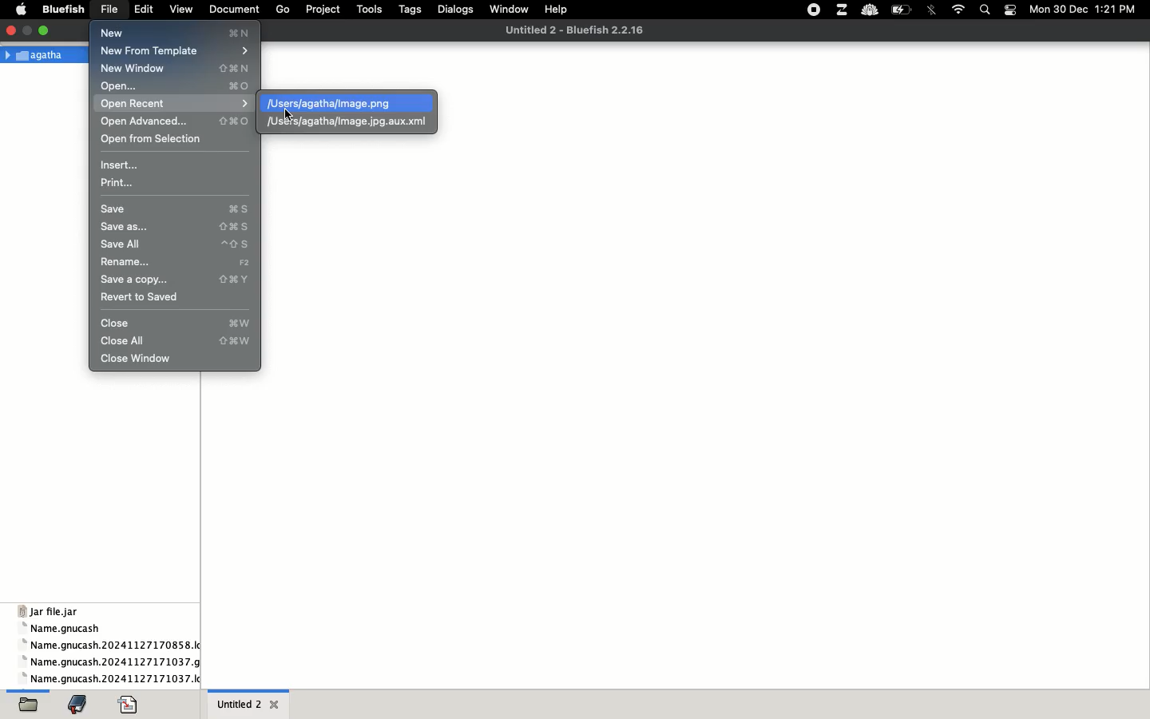 Image resolution: width=1150 pixels, height=719 pixels. What do you see at coordinates (27, 30) in the screenshot?
I see `maximize` at bounding box center [27, 30].